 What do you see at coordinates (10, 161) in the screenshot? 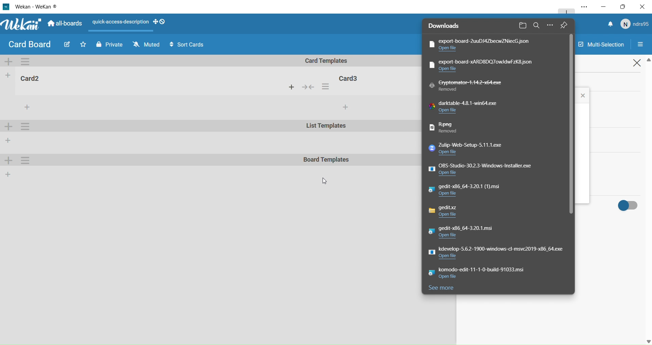
I see `Add` at bounding box center [10, 161].